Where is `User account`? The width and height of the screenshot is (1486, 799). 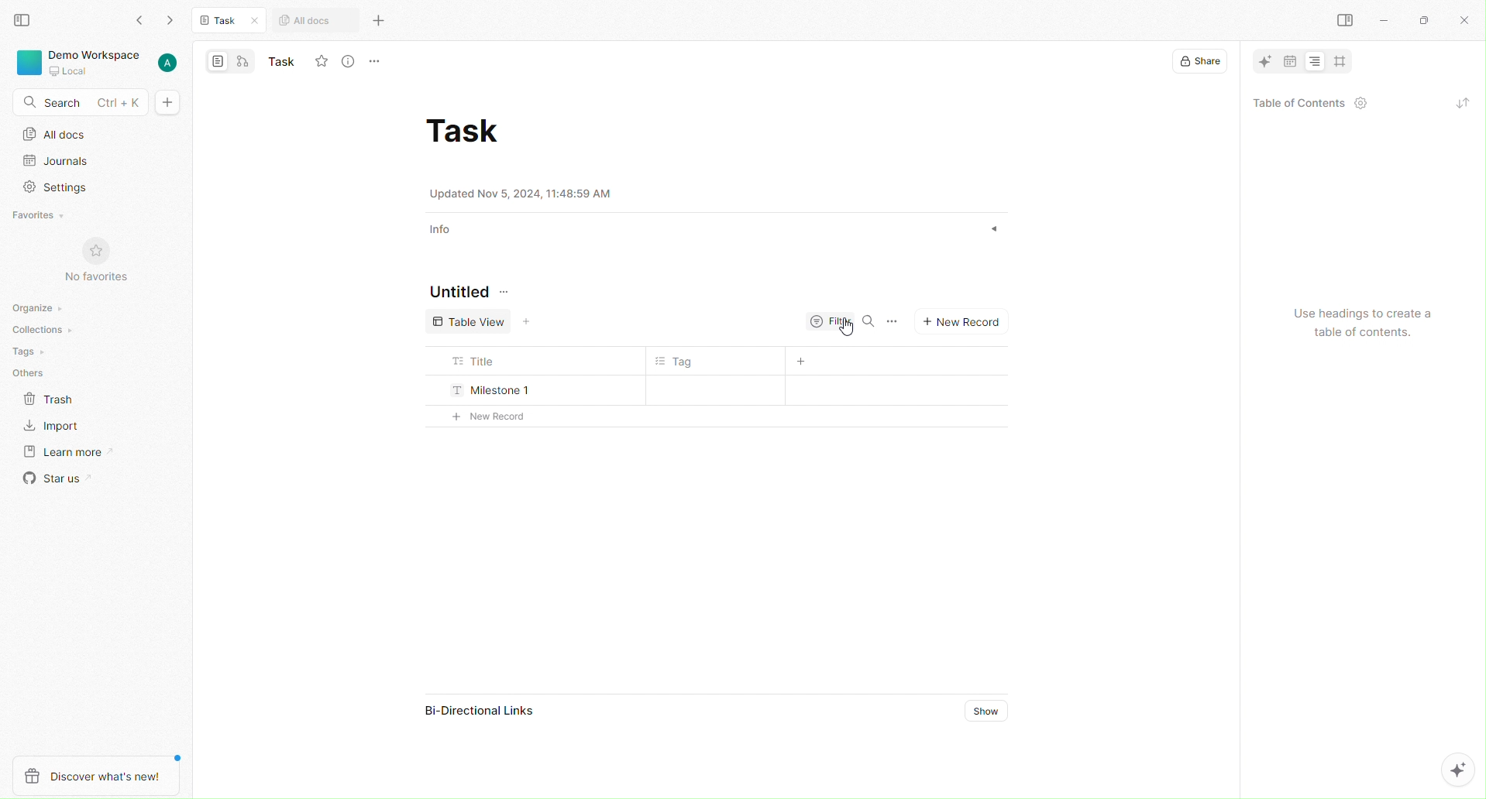 User account is located at coordinates (170, 63).